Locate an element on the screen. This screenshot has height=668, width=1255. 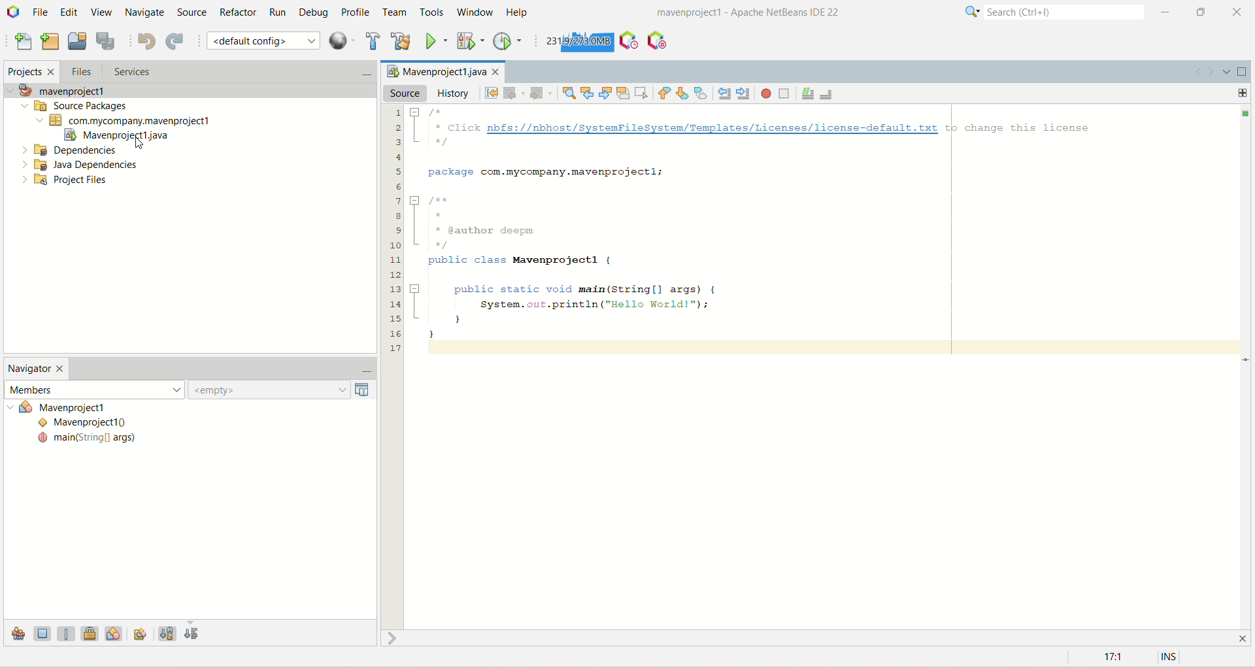
view is located at coordinates (99, 11).